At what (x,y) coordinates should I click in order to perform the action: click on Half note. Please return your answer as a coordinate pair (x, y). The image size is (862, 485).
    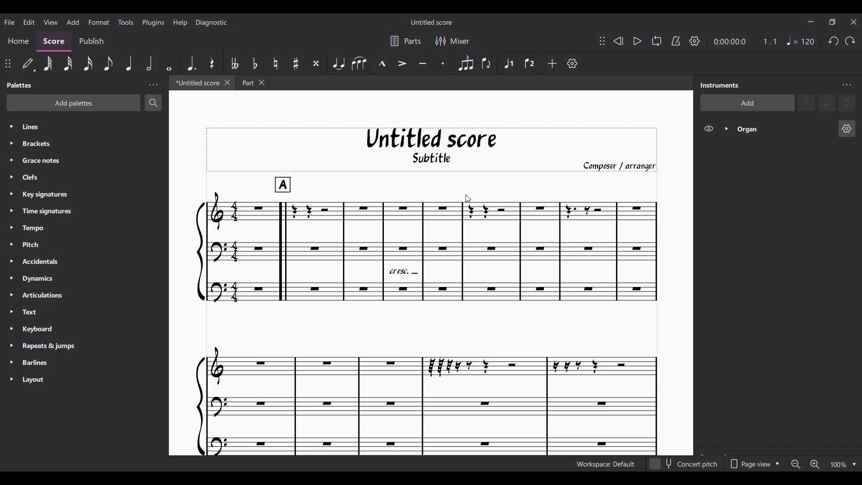
    Looking at the image, I should click on (149, 63).